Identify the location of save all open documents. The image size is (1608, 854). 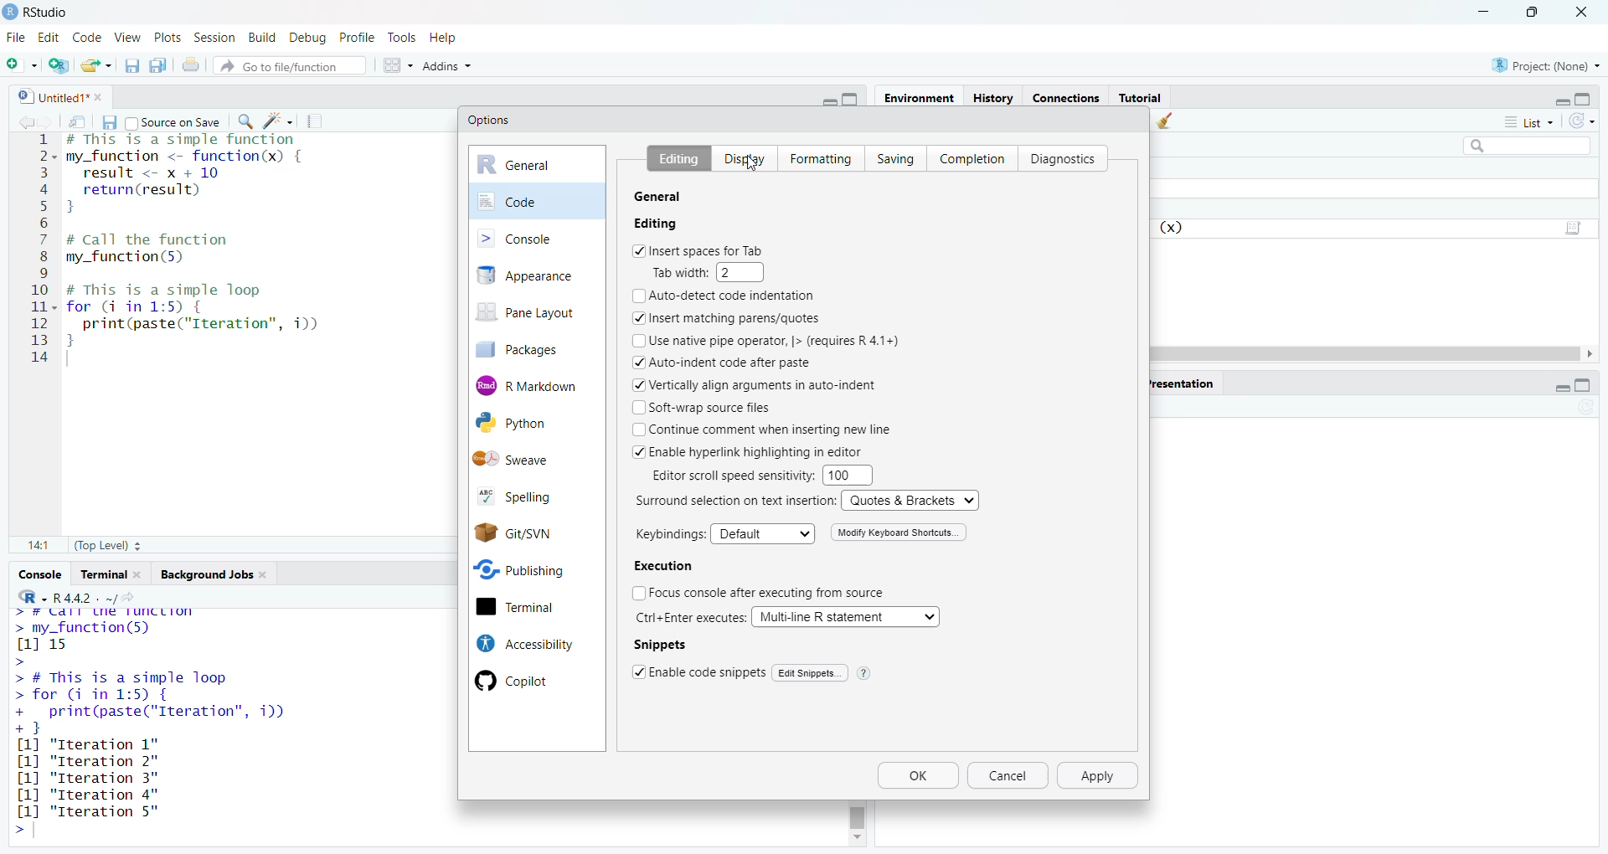
(158, 65).